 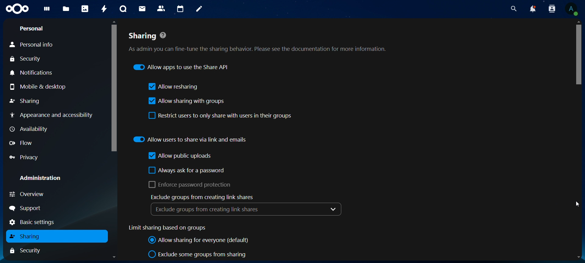 I want to click on security, so click(x=29, y=251).